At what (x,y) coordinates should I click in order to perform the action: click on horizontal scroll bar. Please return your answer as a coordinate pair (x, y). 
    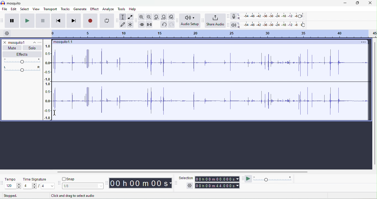
    Looking at the image, I should click on (174, 172).